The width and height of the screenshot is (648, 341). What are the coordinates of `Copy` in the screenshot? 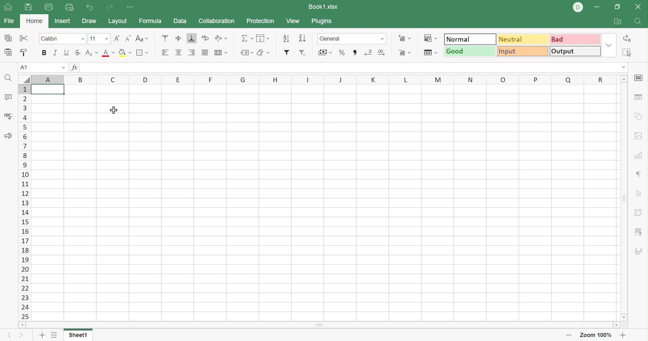 It's located at (8, 38).